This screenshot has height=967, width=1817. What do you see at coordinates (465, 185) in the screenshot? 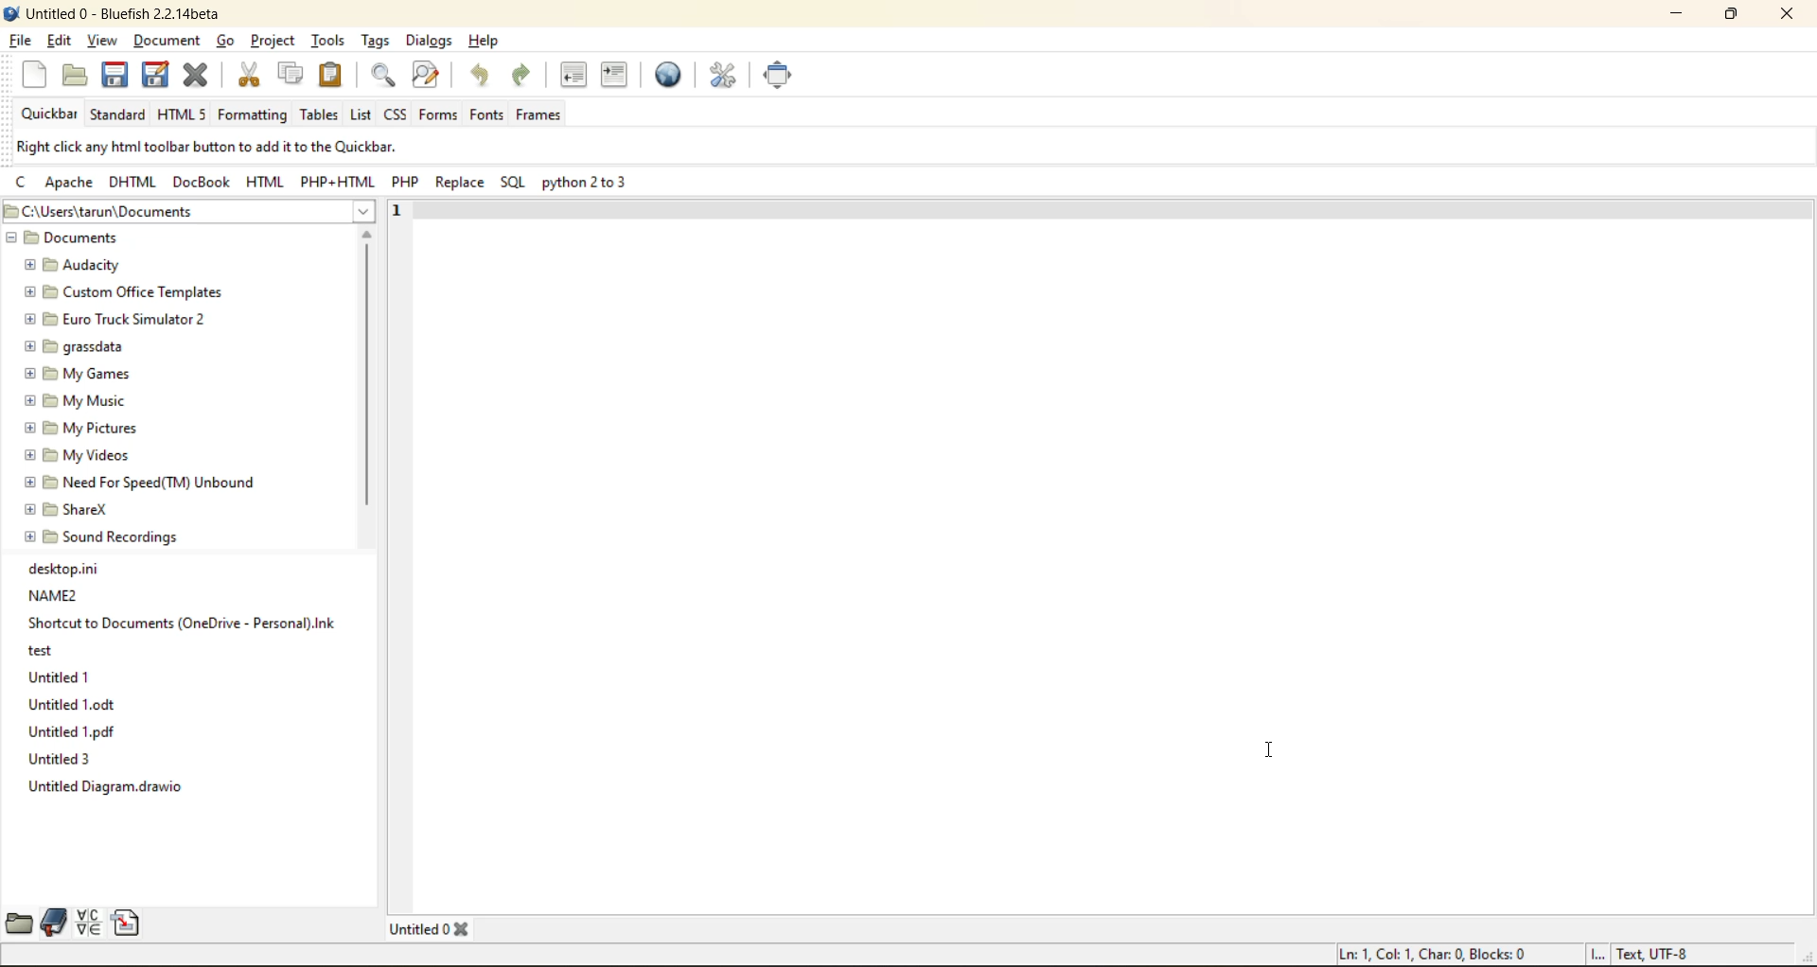
I see `replace` at bounding box center [465, 185].